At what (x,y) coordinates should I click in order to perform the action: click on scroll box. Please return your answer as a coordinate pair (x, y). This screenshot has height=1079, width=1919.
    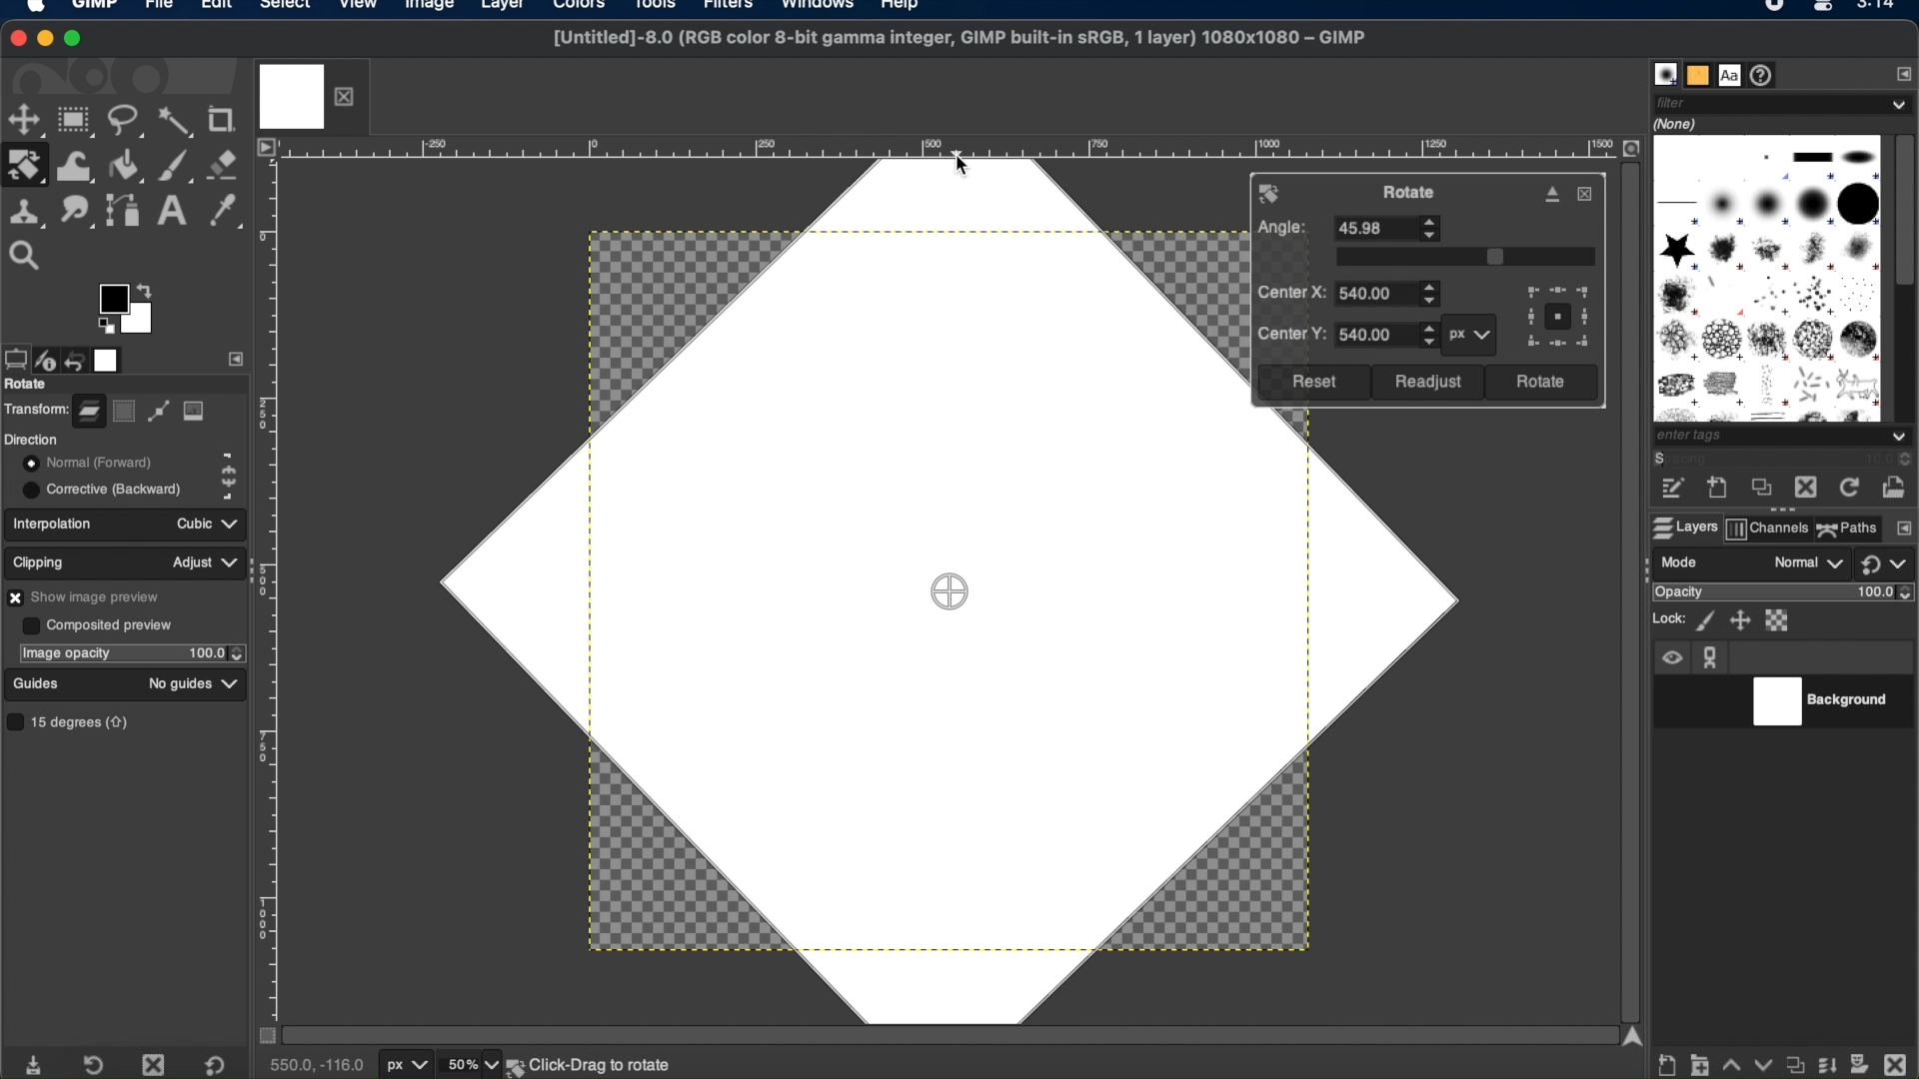
    Looking at the image, I should click on (1906, 213).